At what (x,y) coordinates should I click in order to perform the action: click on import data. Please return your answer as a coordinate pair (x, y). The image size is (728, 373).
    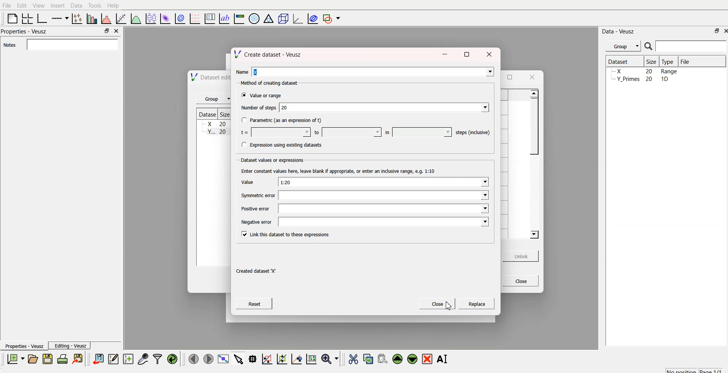
    Looking at the image, I should click on (99, 358).